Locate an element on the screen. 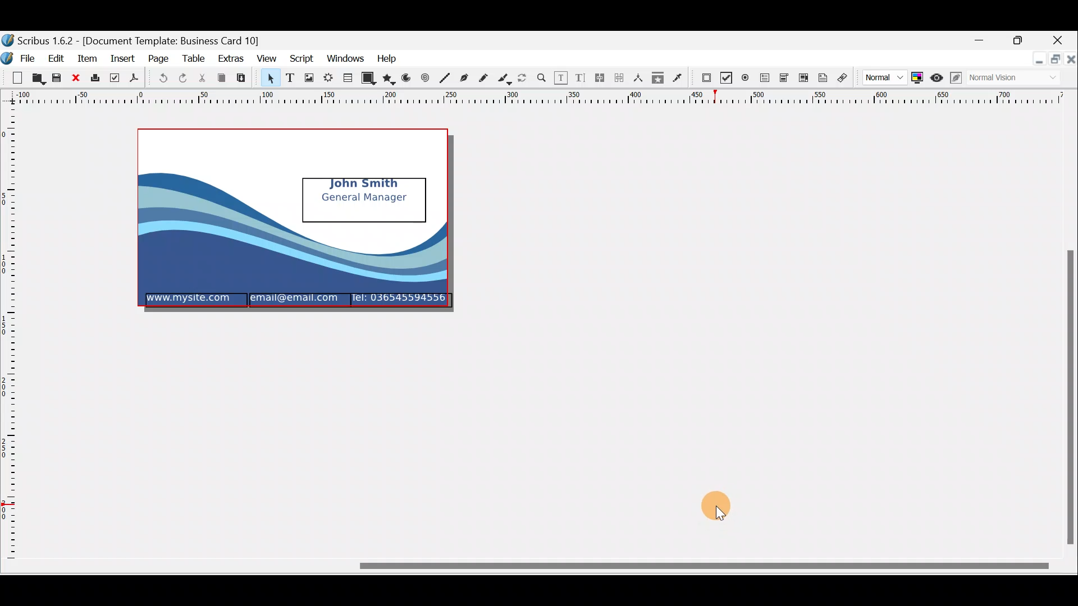  Select item is located at coordinates (271, 80).